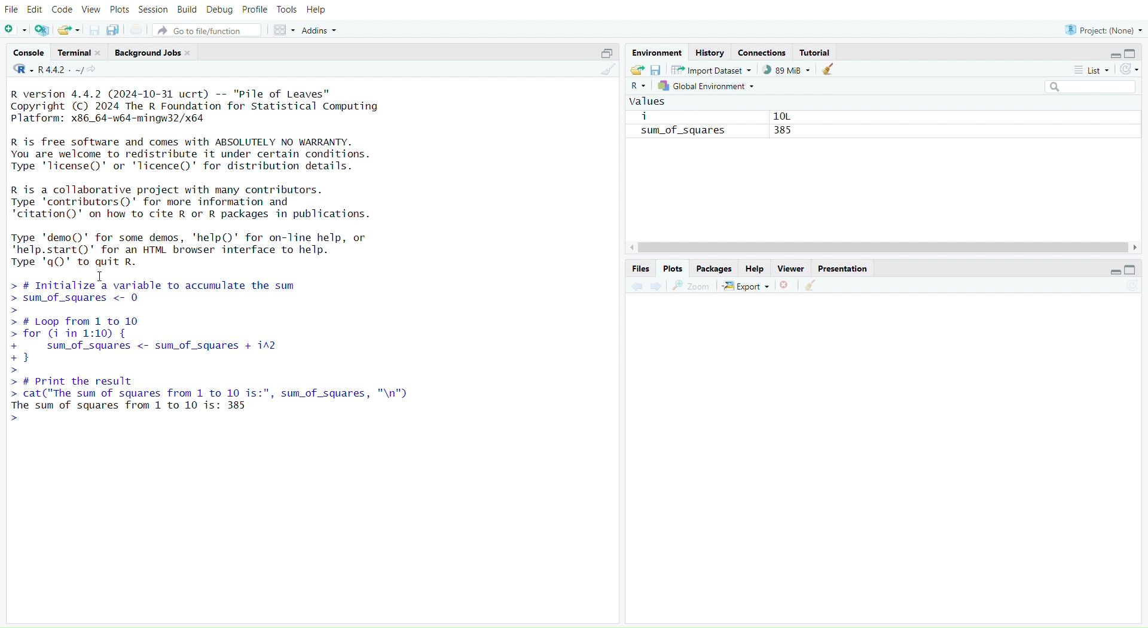 This screenshot has height=628, width=1148. What do you see at coordinates (792, 268) in the screenshot?
I see `viewer` at bounding box center [792, 268].